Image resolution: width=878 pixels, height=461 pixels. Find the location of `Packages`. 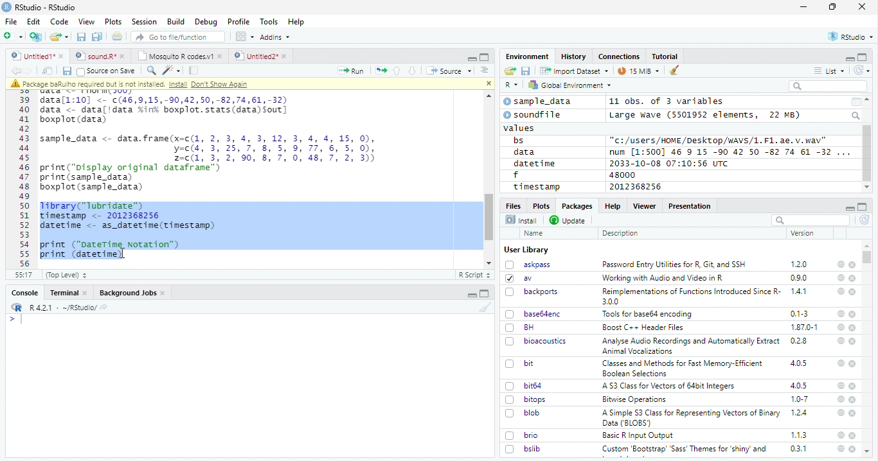

Packages is located at coordinates (576, 206).